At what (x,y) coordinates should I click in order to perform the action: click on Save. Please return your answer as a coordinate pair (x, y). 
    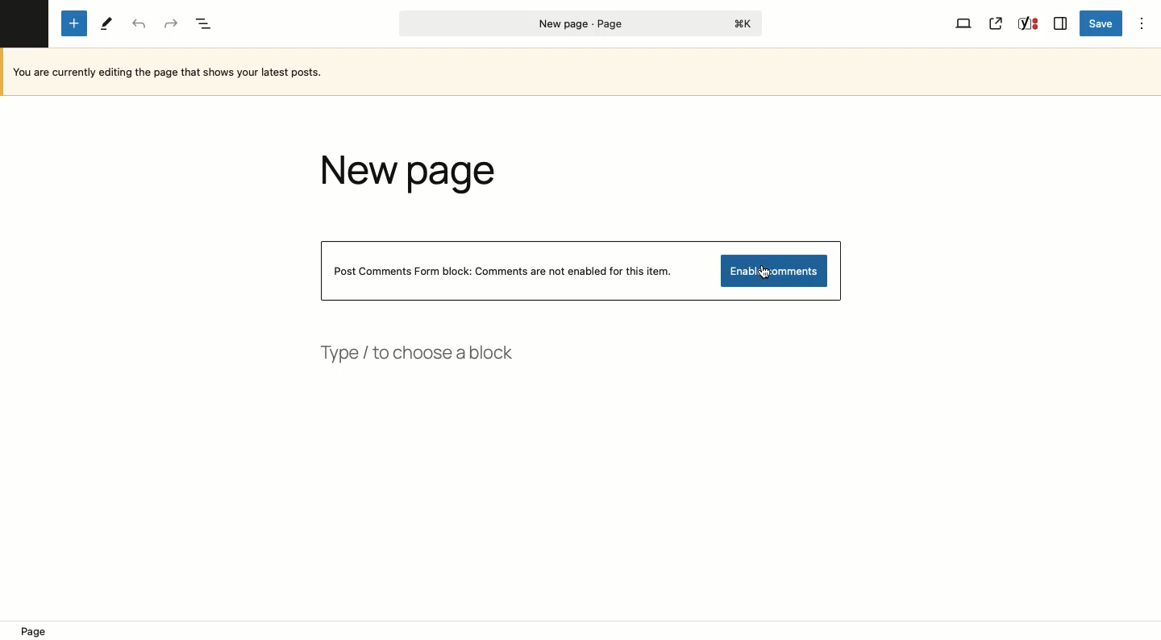
    Looking at the image, I should click on (1101, 23).